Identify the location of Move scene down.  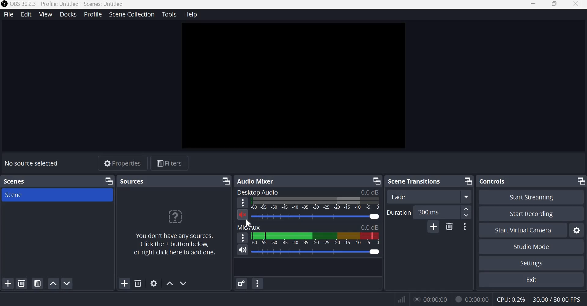
(67, 283).